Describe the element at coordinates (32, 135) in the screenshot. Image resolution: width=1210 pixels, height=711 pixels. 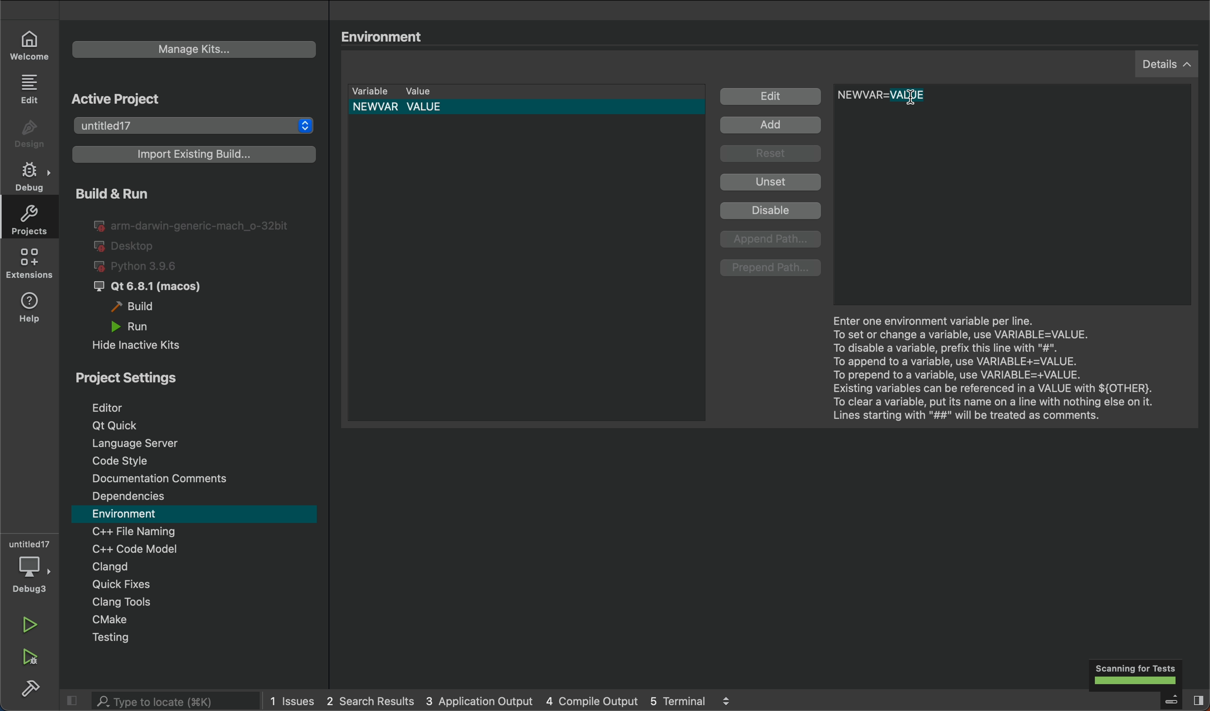
I see `design` at that location.